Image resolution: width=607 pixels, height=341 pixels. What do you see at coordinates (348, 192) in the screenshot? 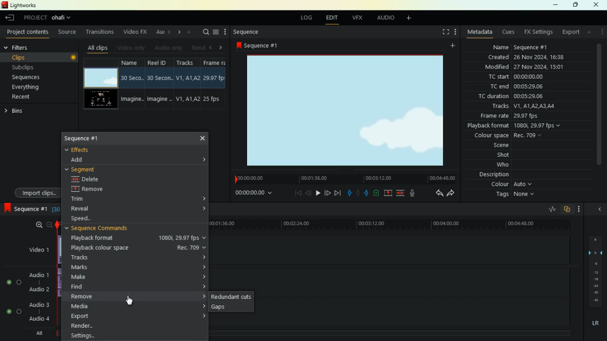
I see `pull` at bounding box center [348, 192].